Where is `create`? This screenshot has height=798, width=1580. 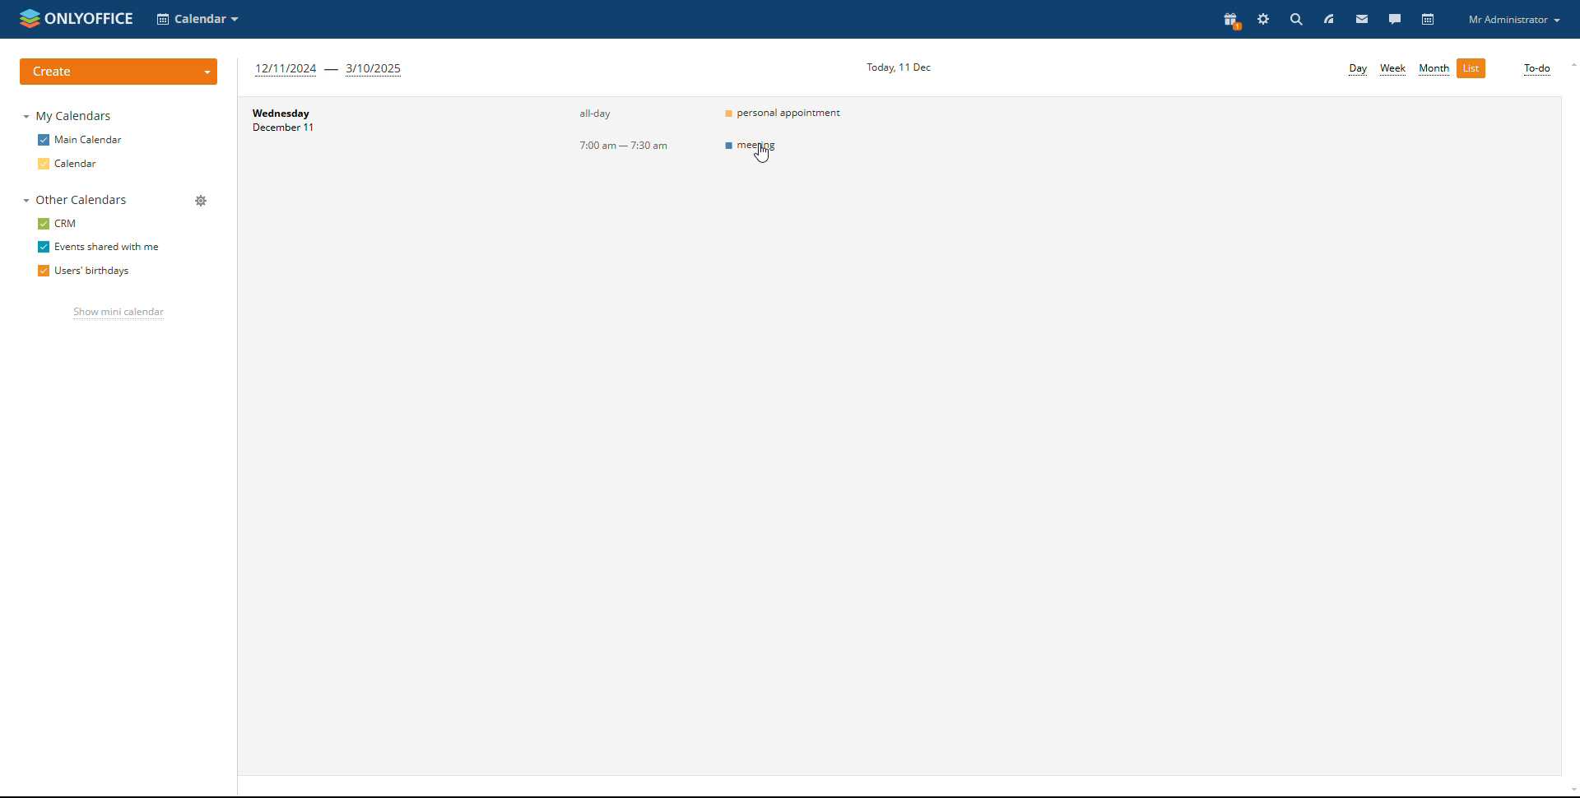 create is located at coordinates (118, 72).